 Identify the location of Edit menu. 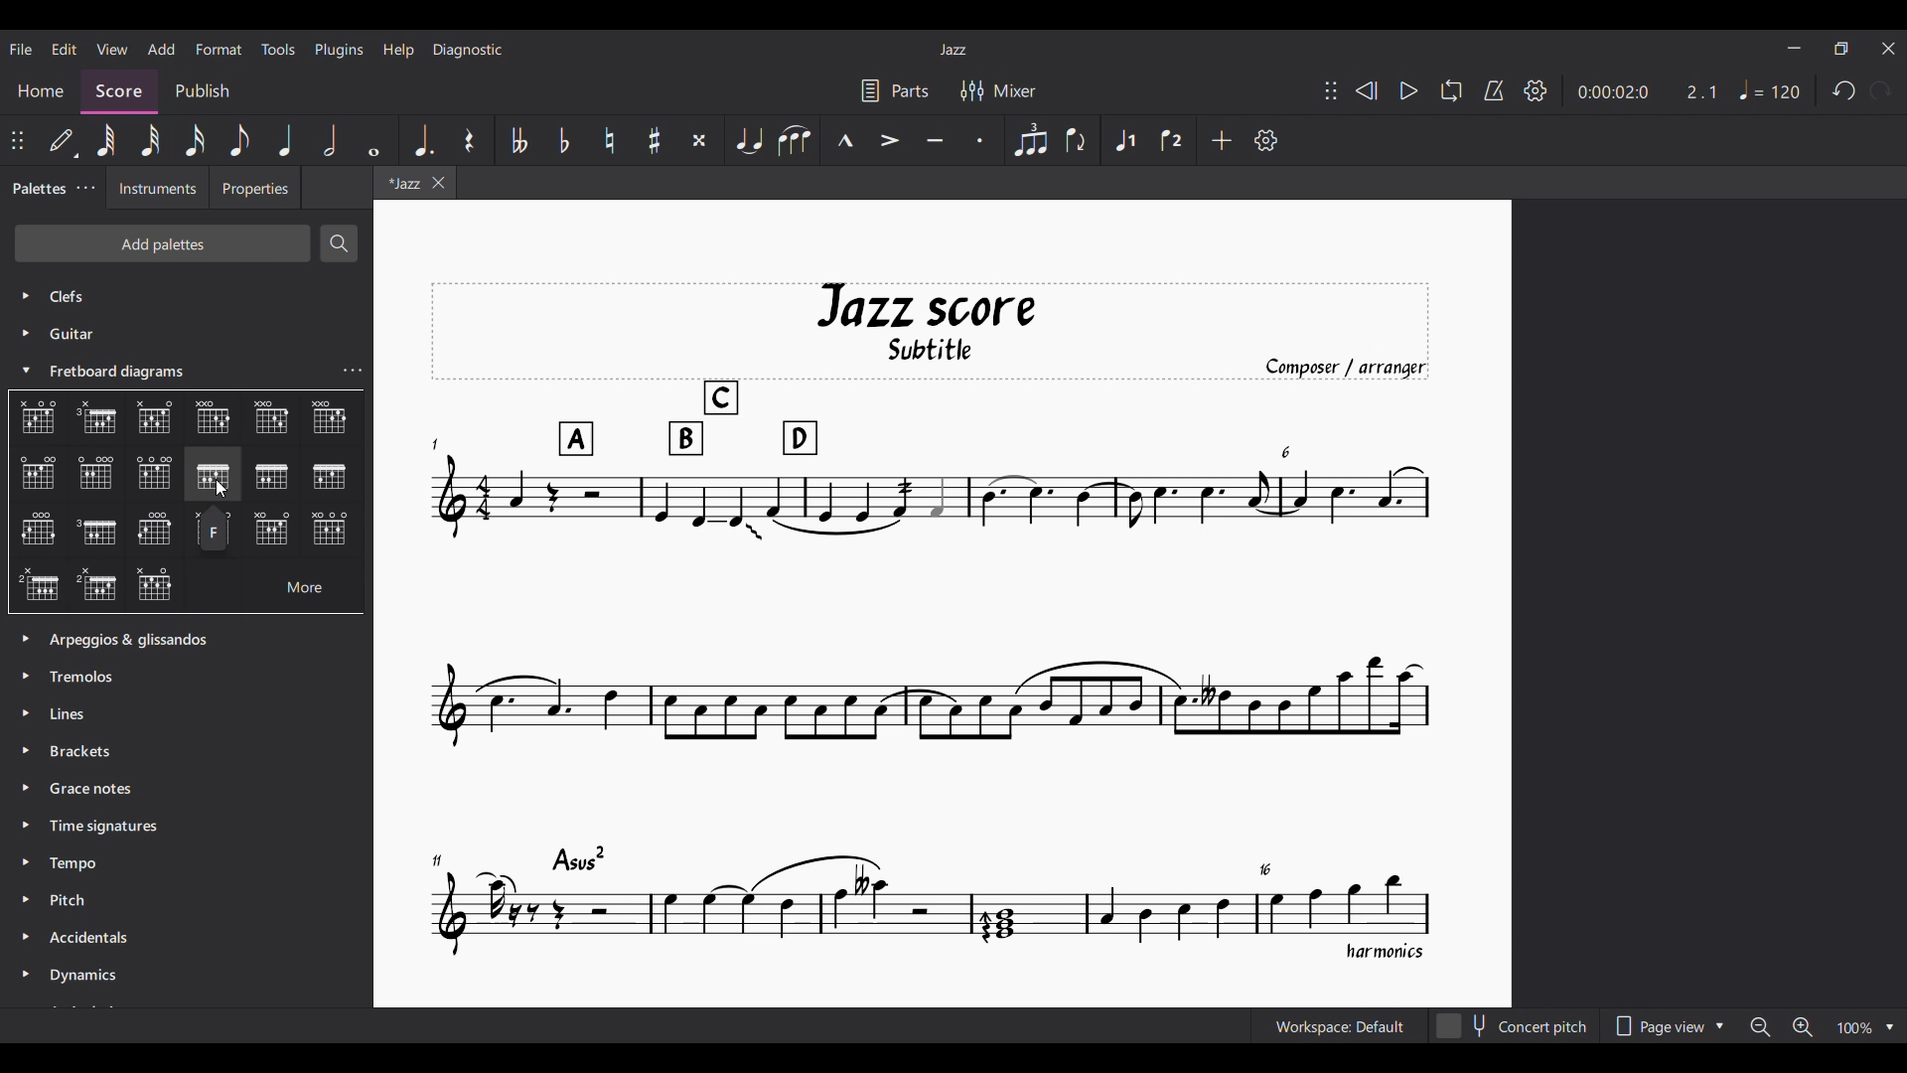
(65, 49).